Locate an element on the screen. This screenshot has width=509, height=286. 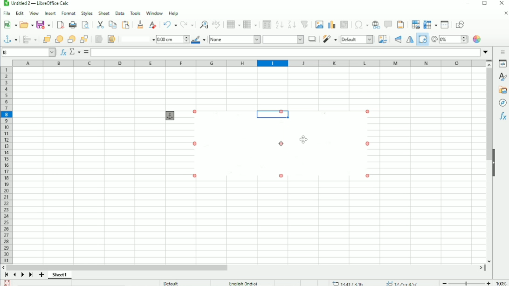
Column is located at coordinates (250, 24).